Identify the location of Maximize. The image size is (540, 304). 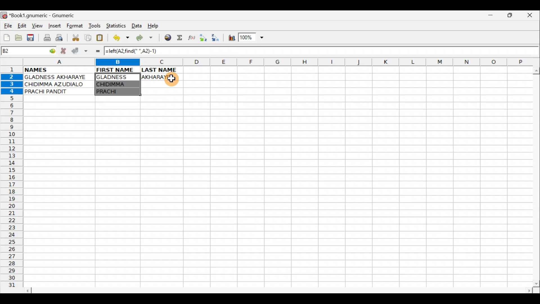
(511, 16).